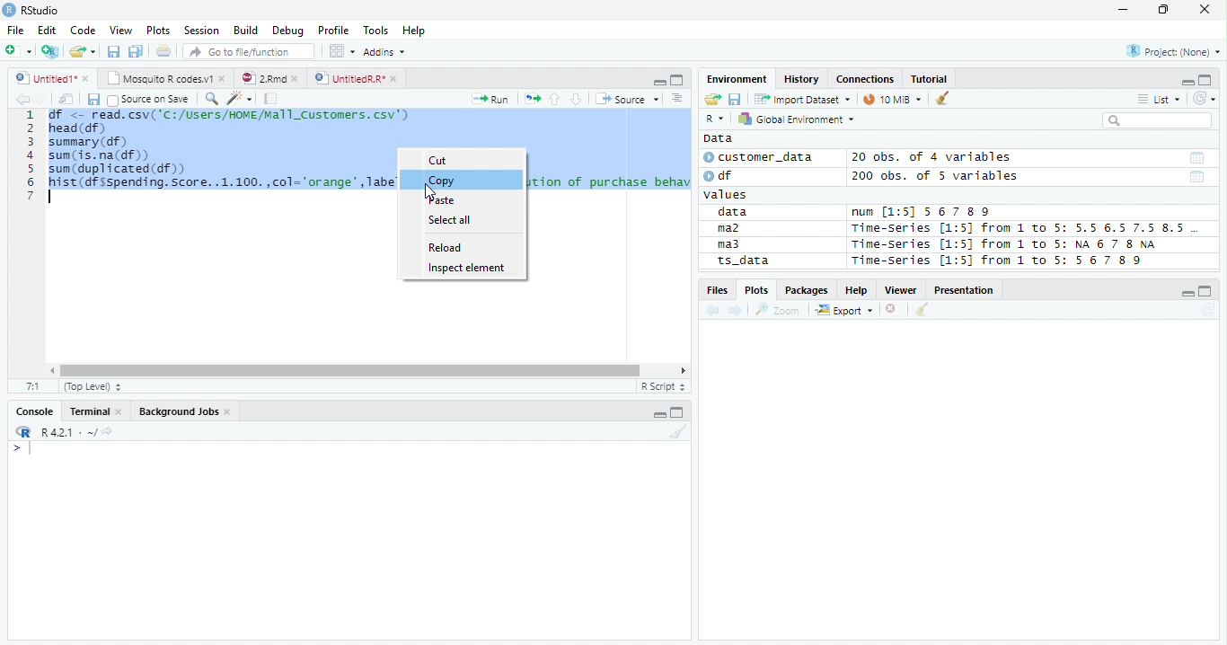  Describe the element at coordinates (735, 98) in the screenshot. I see `Save` at that location.